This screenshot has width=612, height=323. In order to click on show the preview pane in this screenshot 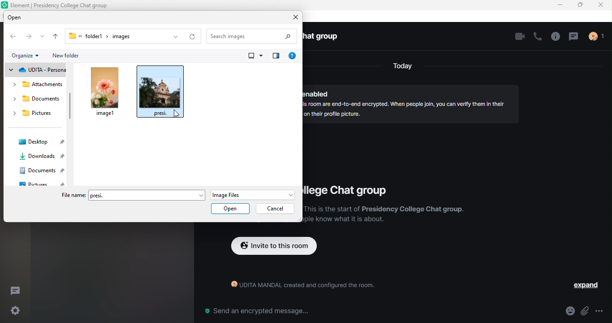, I will do `click(276, 57)`.